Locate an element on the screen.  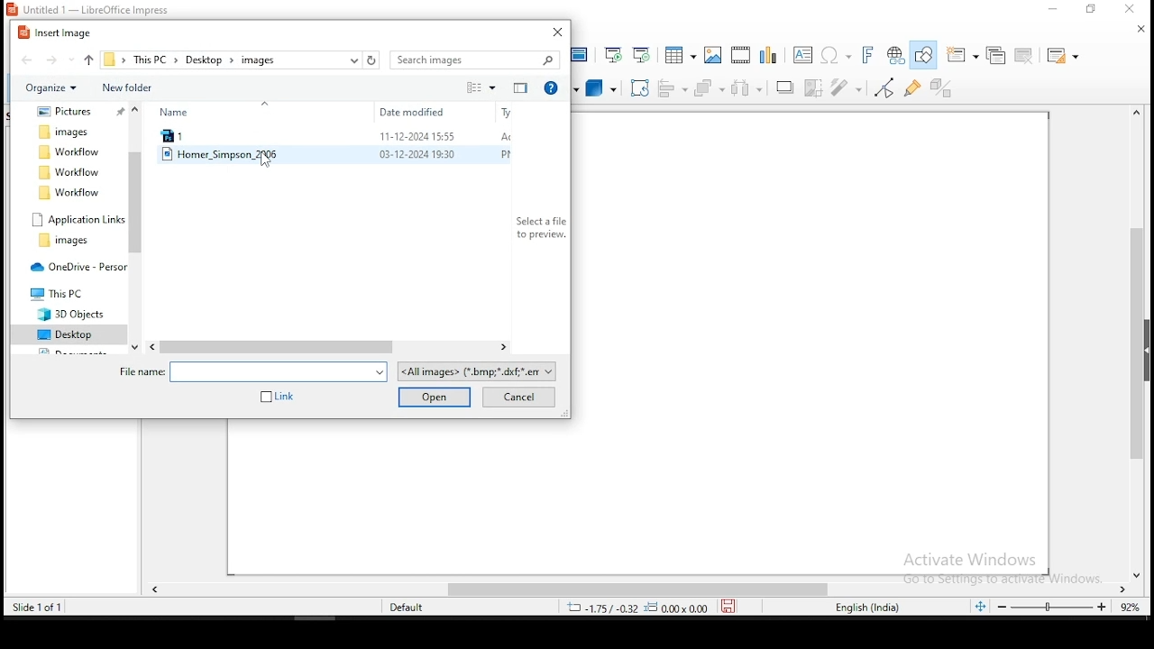
image is located at coordinates (711, 55).